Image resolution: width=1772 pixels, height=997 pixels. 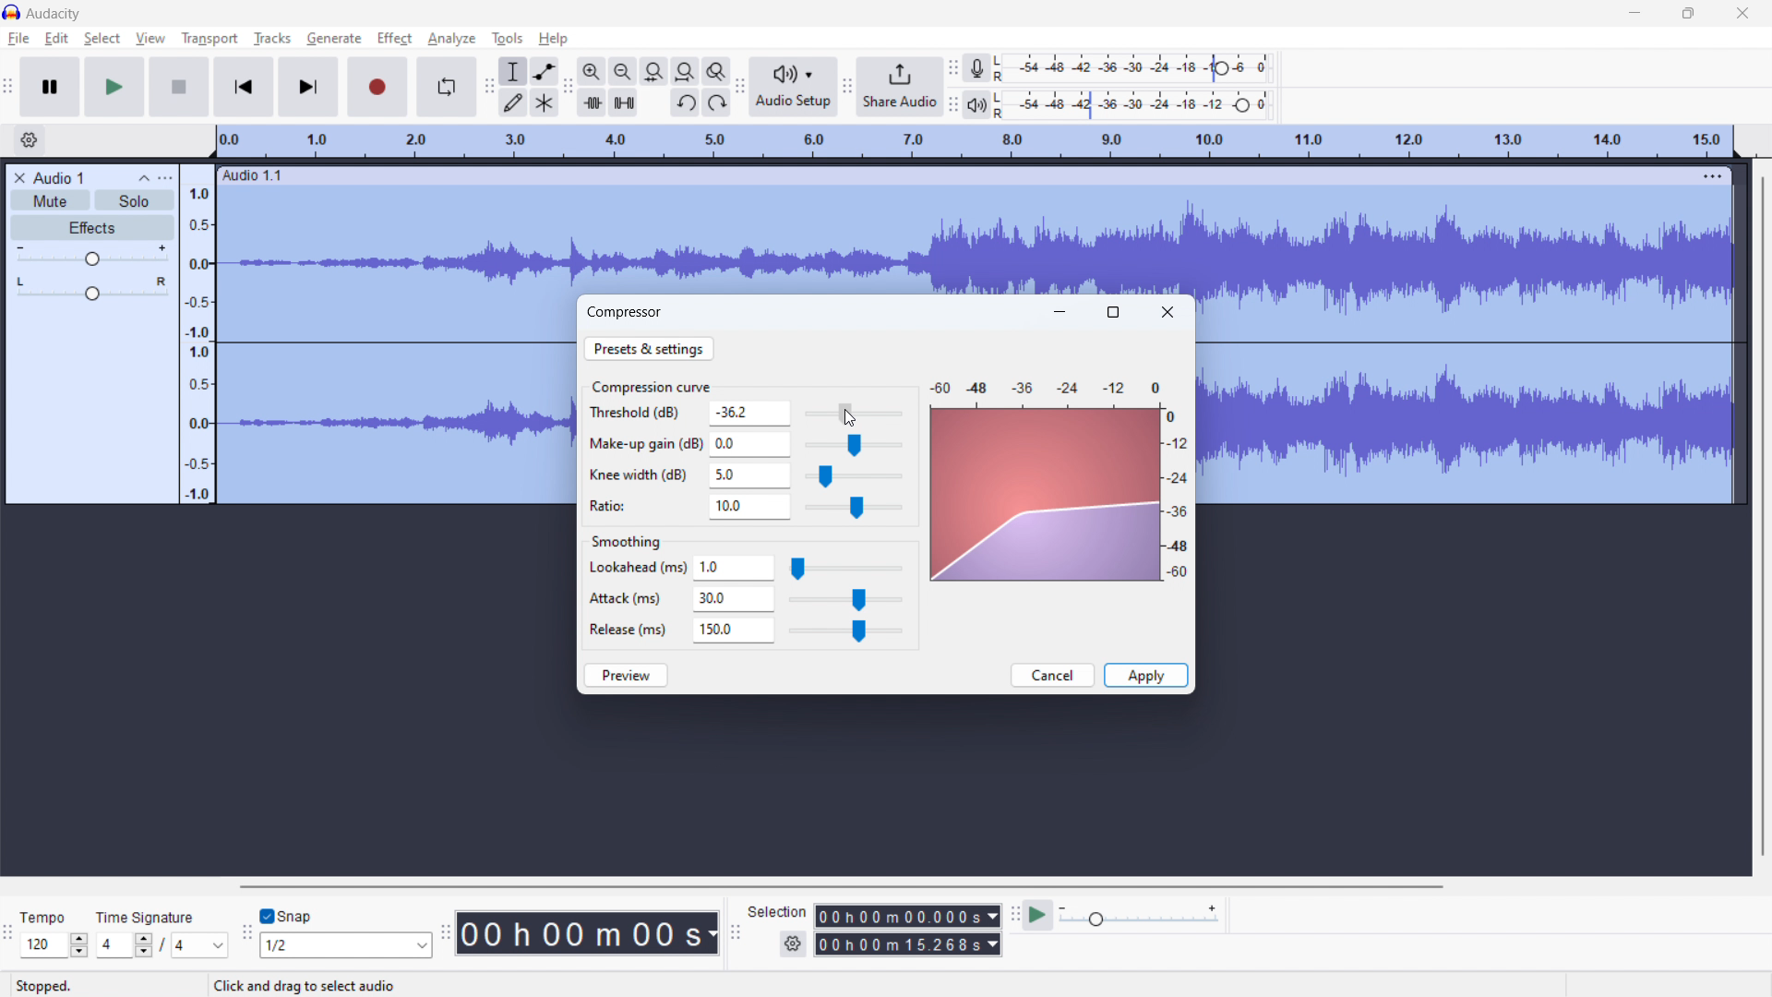 I want to click on stop, so click(x=179, y=87).